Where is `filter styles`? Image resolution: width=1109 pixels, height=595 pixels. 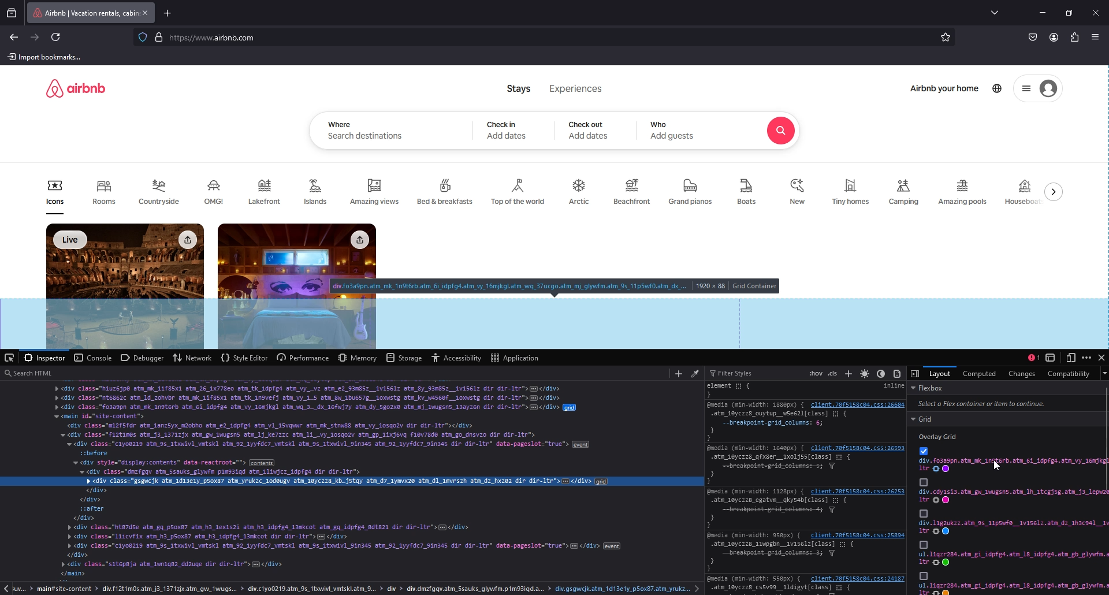
filter styles is located at coordinates (734, 373).